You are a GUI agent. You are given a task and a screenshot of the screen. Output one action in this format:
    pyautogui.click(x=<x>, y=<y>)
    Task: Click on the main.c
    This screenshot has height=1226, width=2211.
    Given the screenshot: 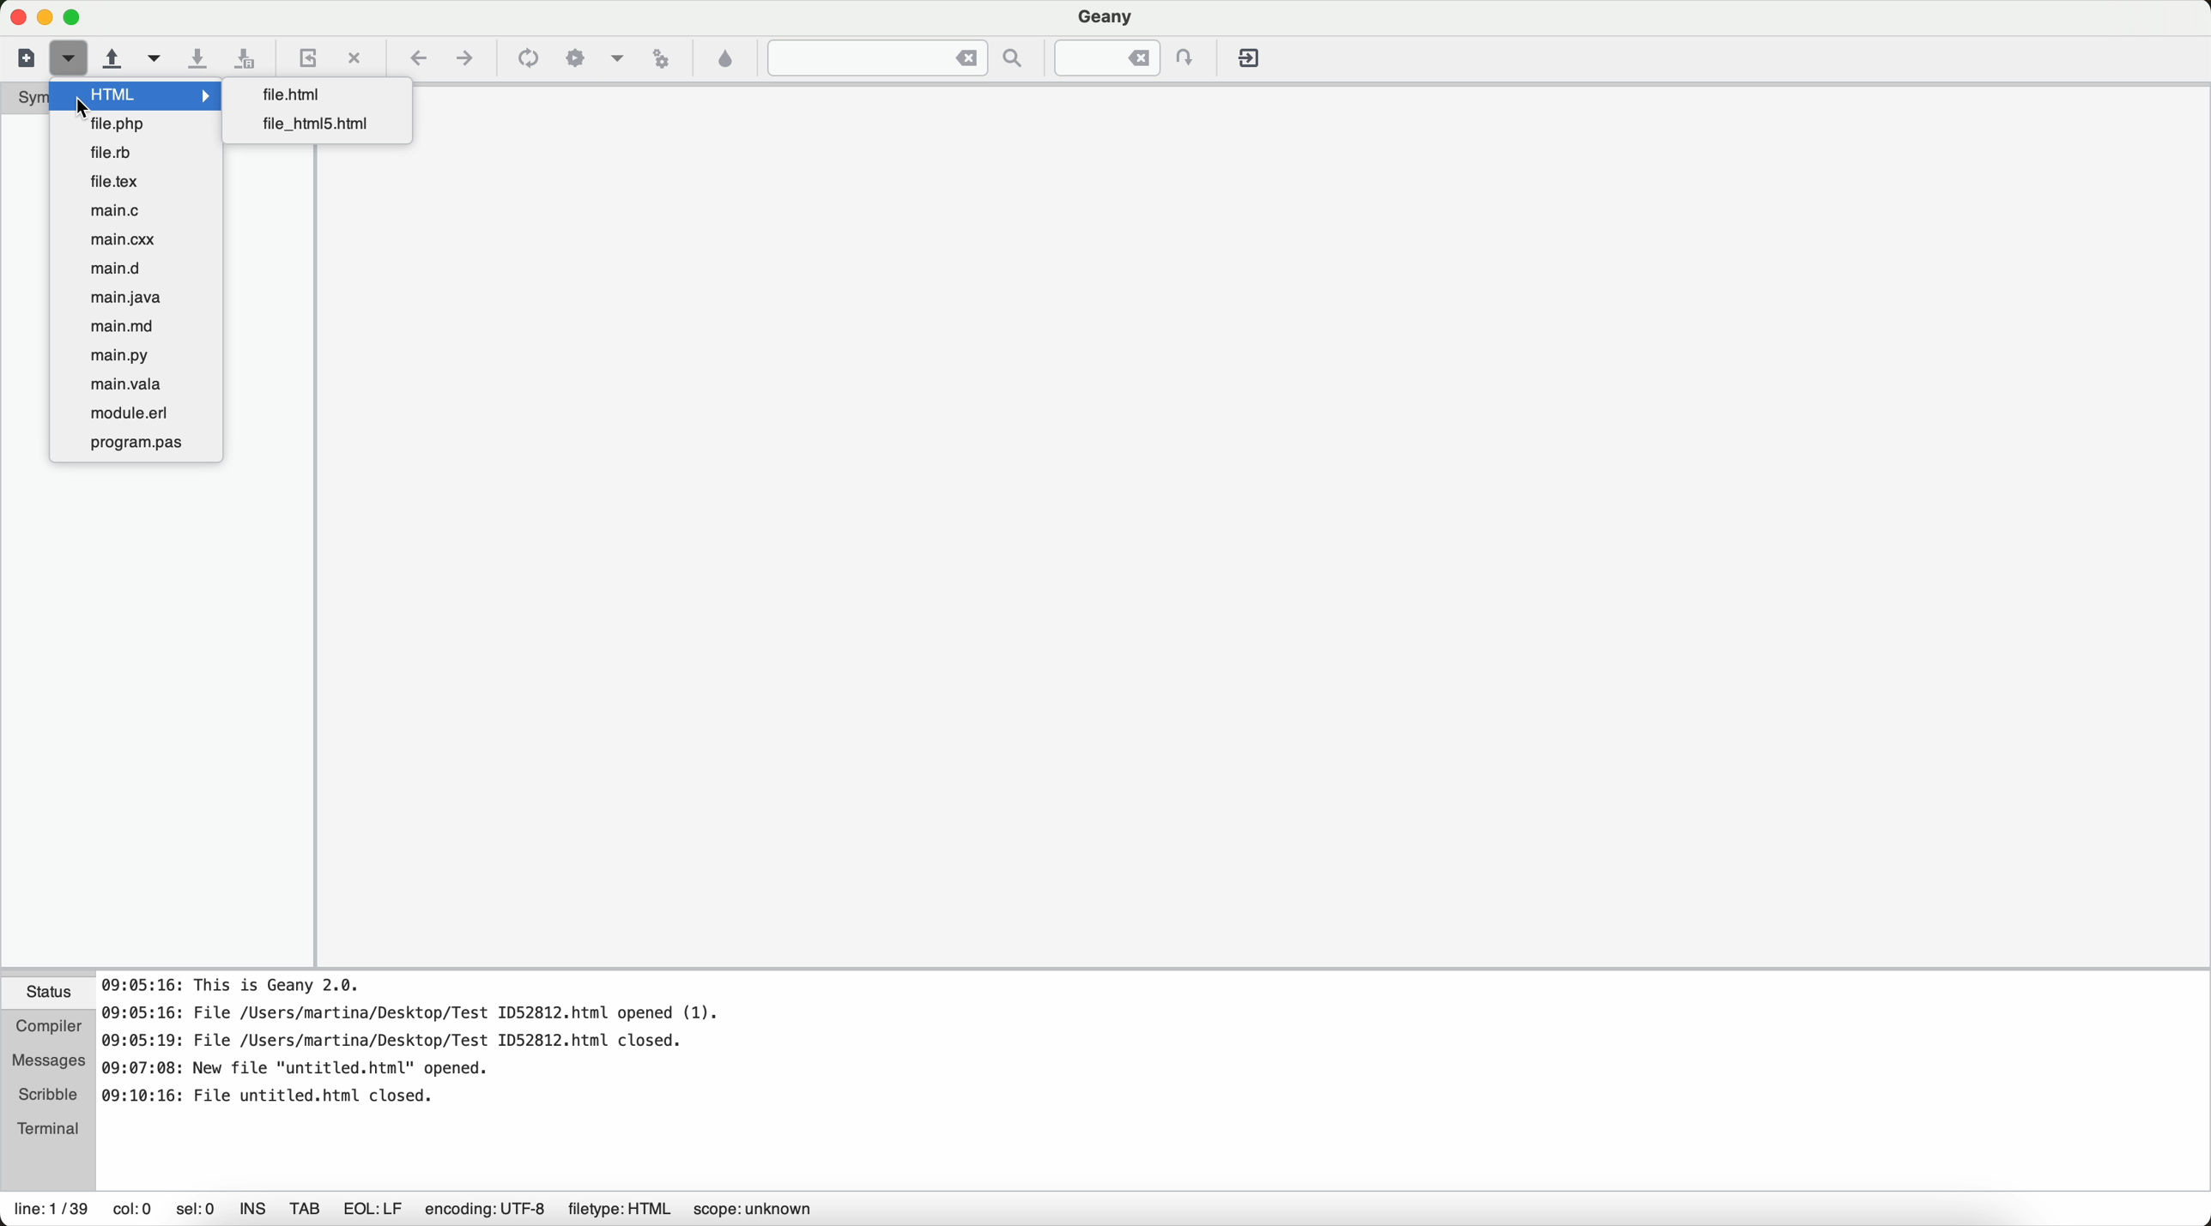 What is the action you would take?
    pyautogui.click(x=136, y=208)
    